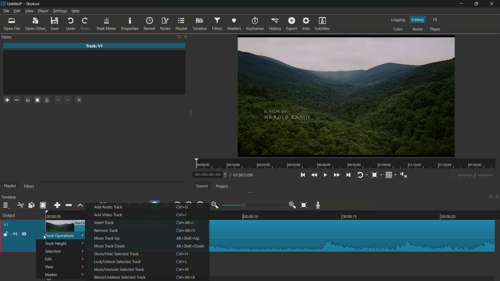 This screenshot has height=281, width=500. I want to click on filters, so click(217, 24).